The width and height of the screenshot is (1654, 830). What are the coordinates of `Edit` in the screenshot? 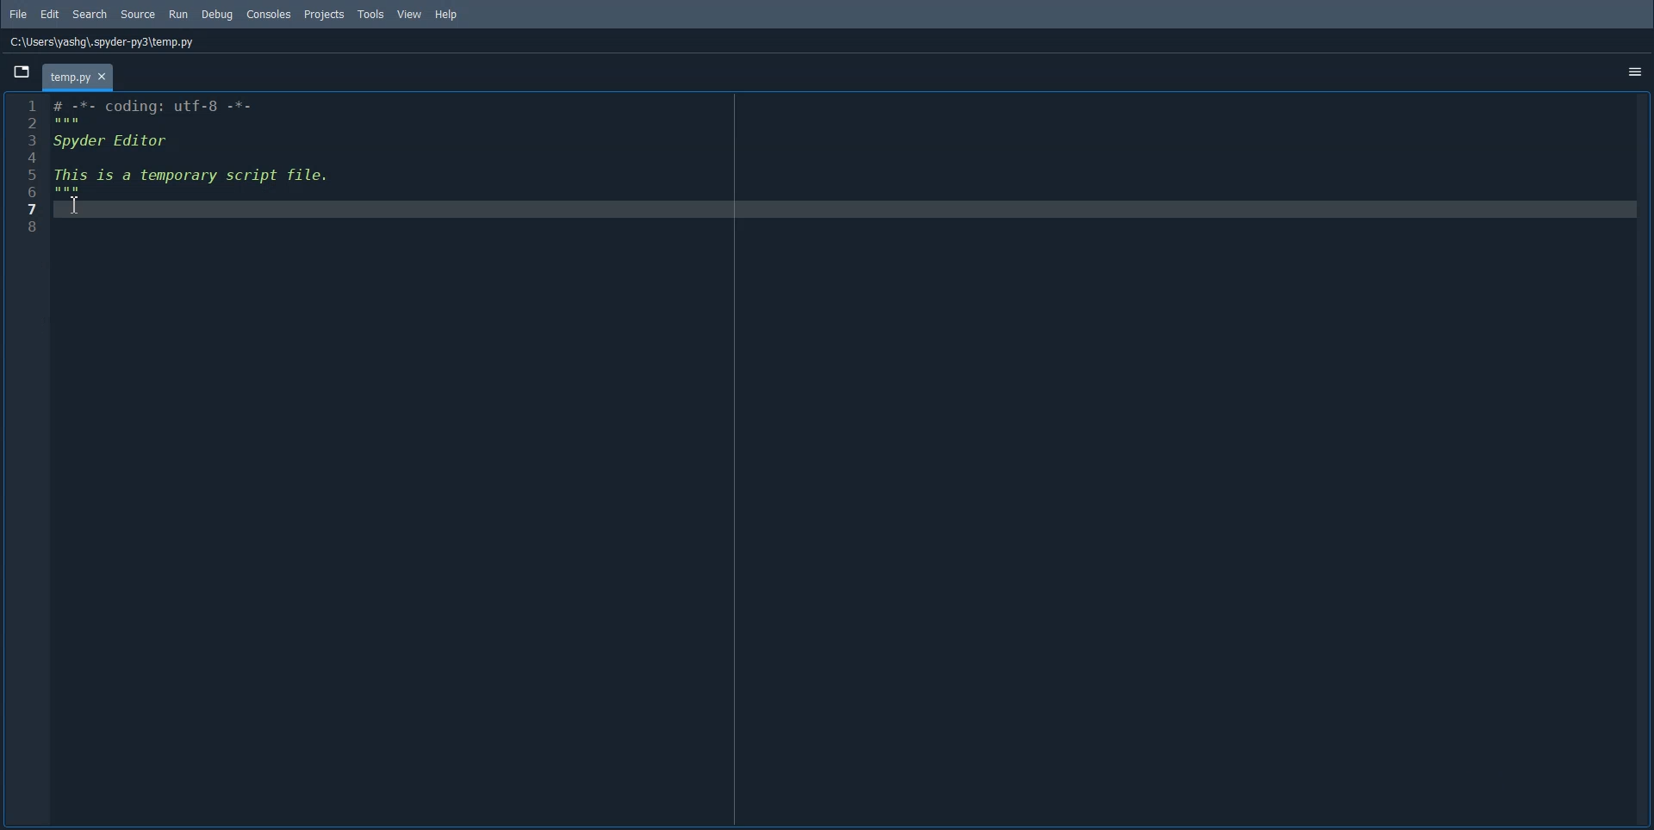 It's located at (50, 15).